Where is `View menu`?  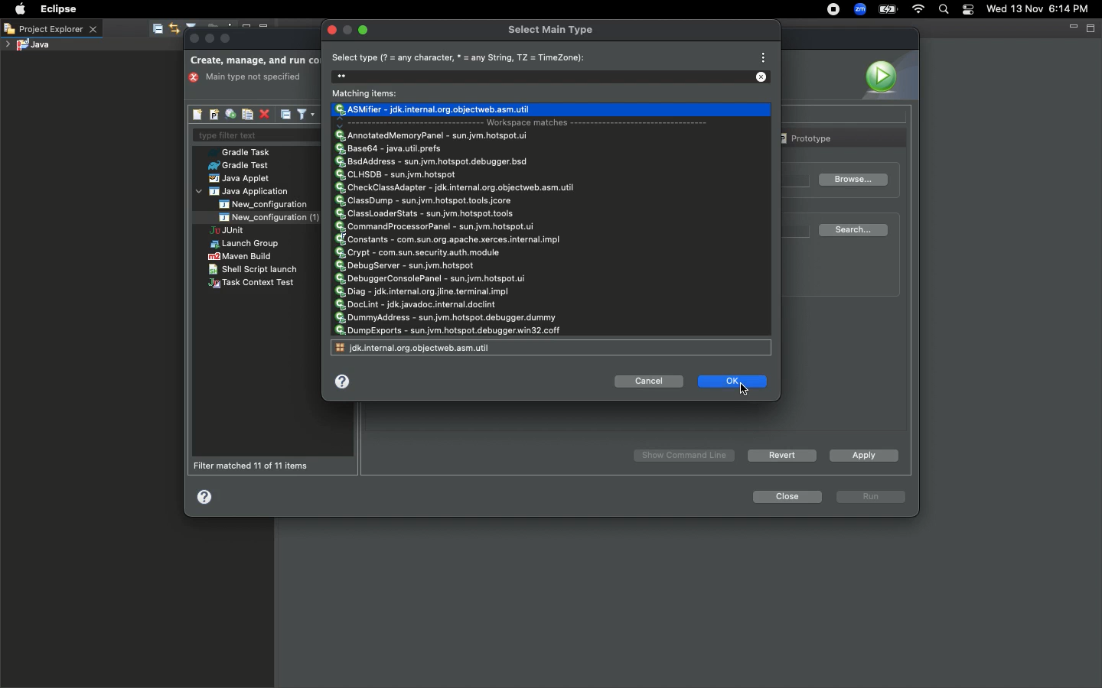
View menu is located at coordinates (762, 57).